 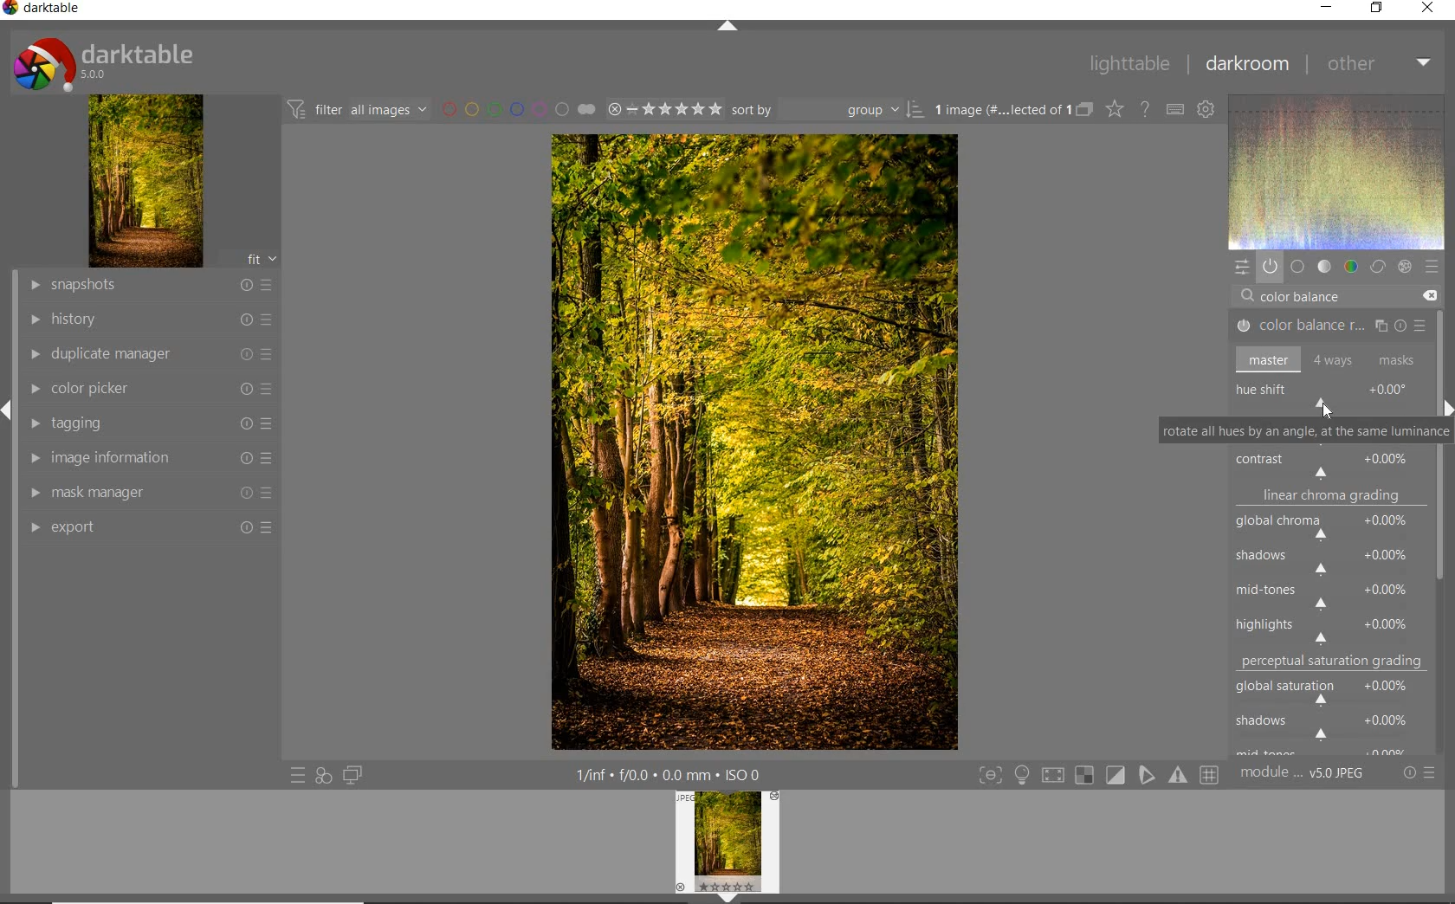 I want to click on tagging, so click(x=149, y=425).